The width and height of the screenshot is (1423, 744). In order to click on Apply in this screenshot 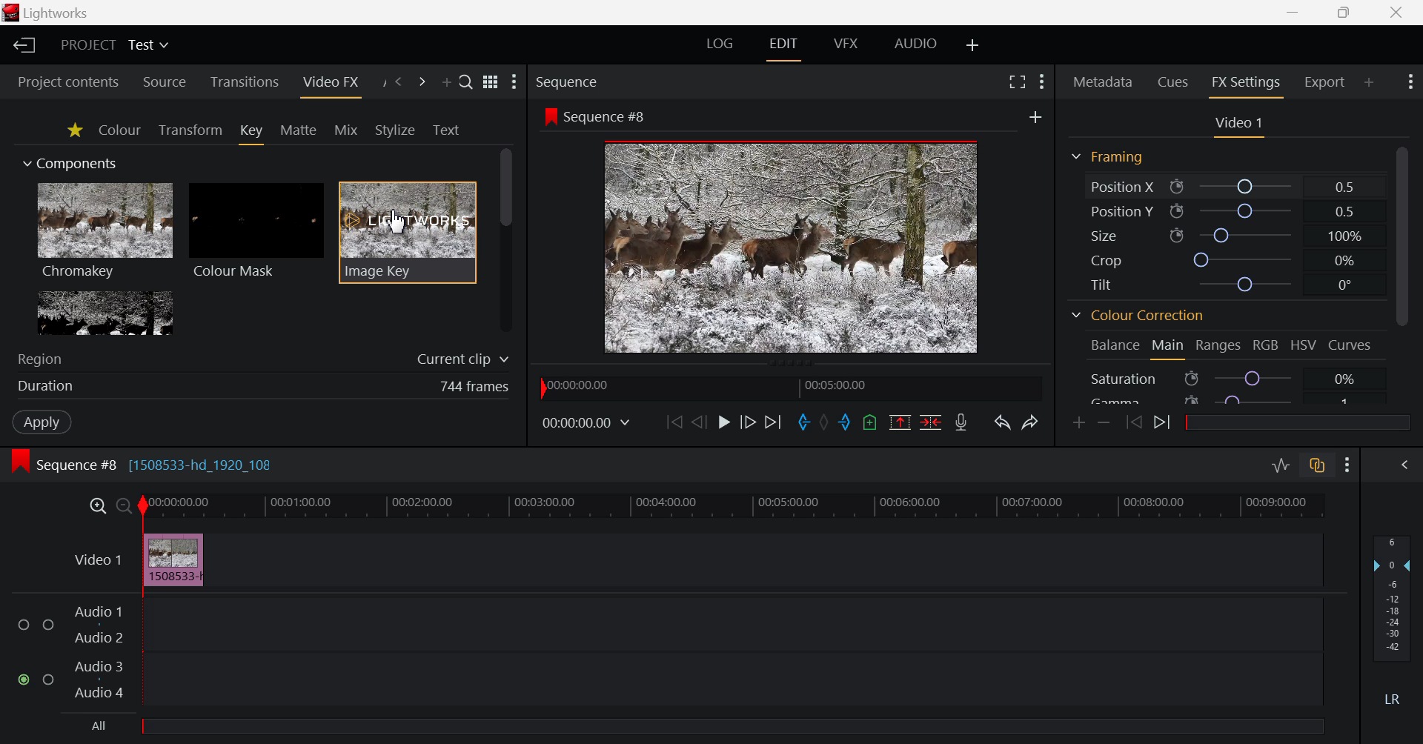, I will do `click(44, 424)`.